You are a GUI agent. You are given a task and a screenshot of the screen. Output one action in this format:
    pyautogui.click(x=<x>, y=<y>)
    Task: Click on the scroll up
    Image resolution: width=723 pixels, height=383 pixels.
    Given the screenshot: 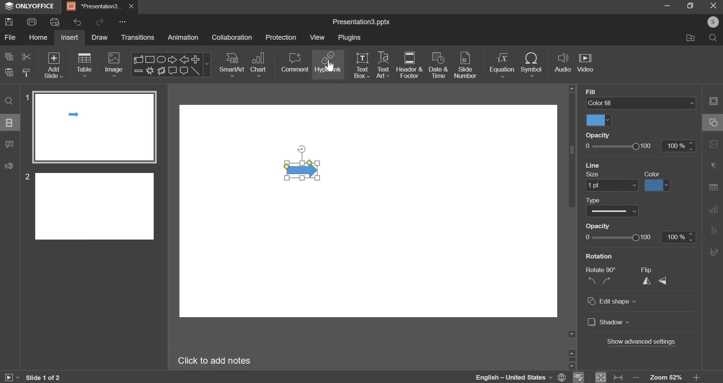 What is the action you would take?
    pyautogui.click(x=572, y=352)
    